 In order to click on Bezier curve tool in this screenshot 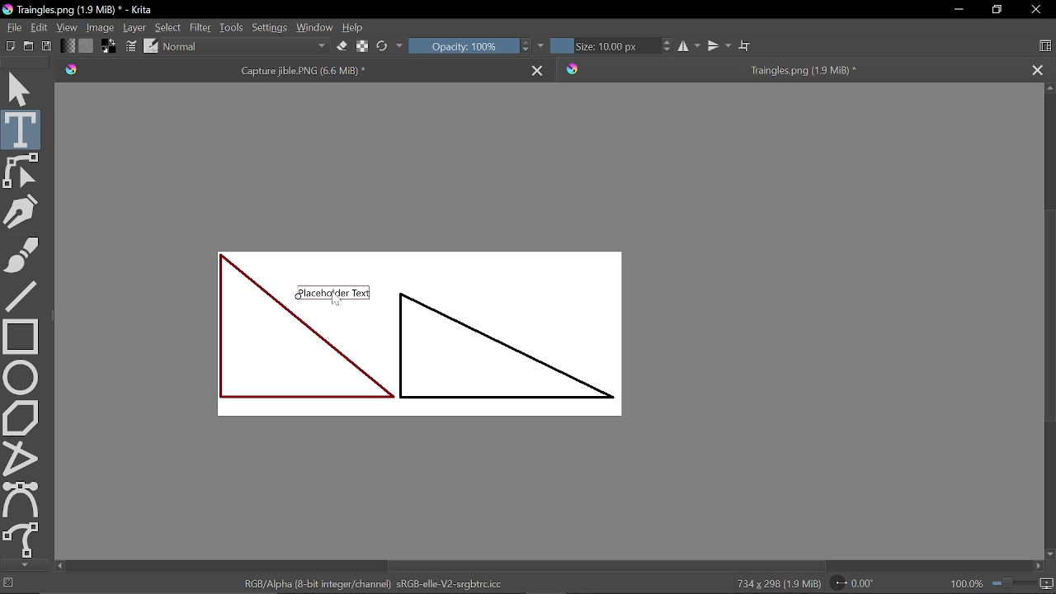, I will do `click(21, 497)`.